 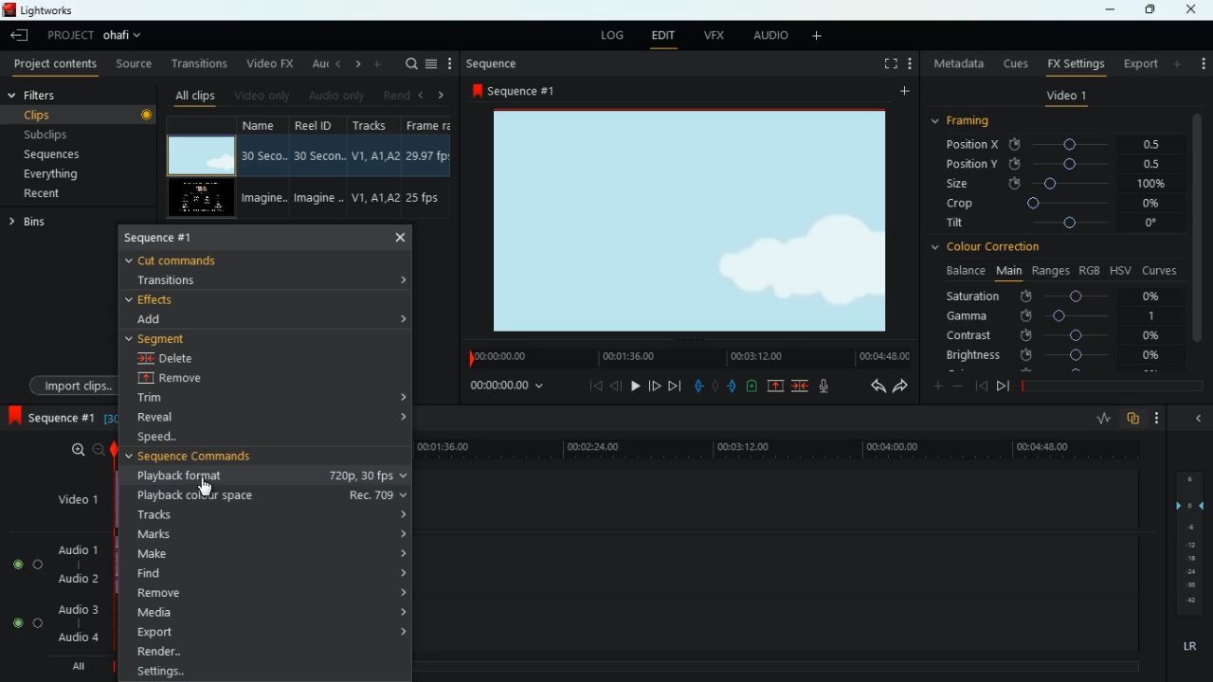 I want to click on lightworks, so click(x=42, y=11).